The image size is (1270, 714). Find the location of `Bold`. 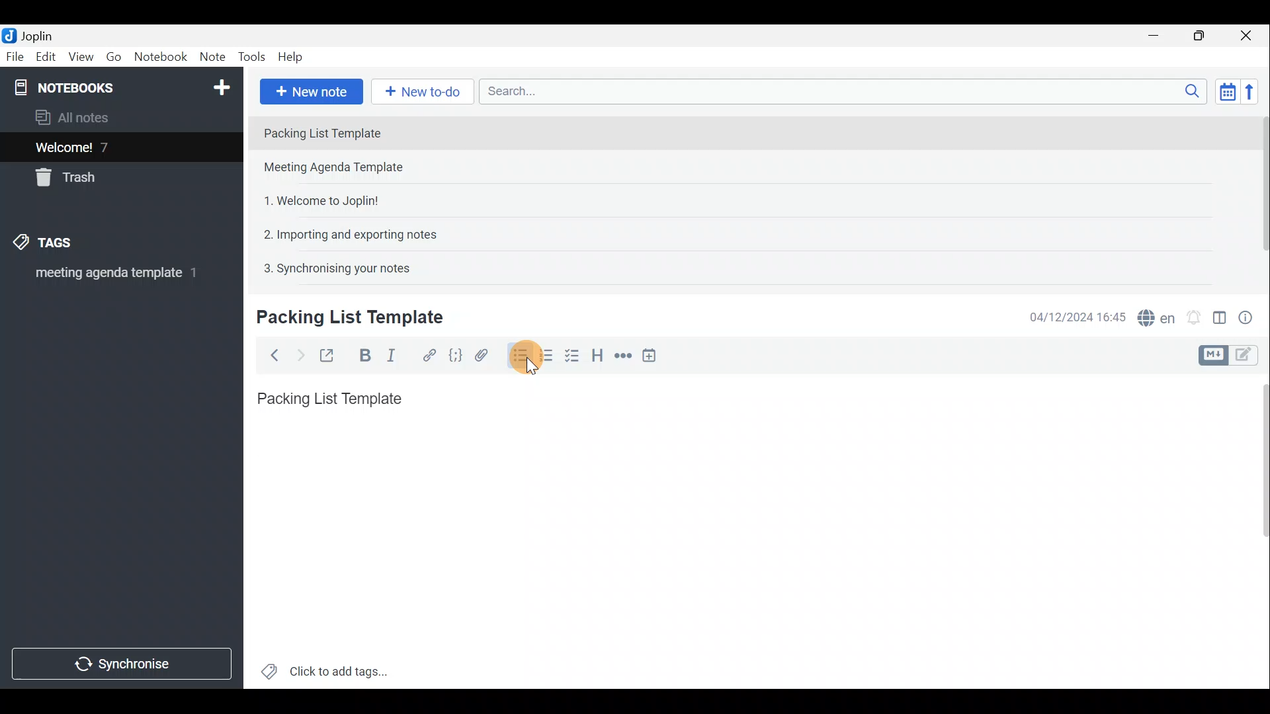

Bold is located at coordinates (363, 354).